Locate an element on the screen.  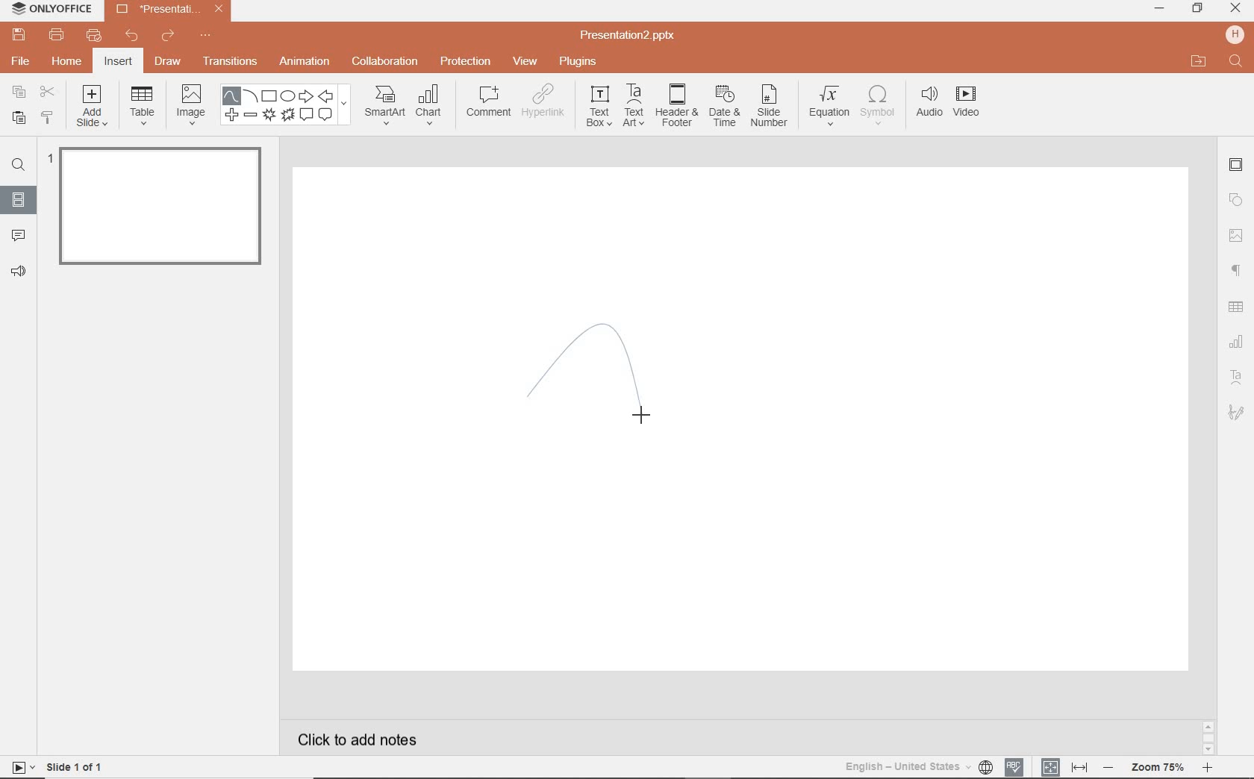
HOME is located at coordinates (66, 63).